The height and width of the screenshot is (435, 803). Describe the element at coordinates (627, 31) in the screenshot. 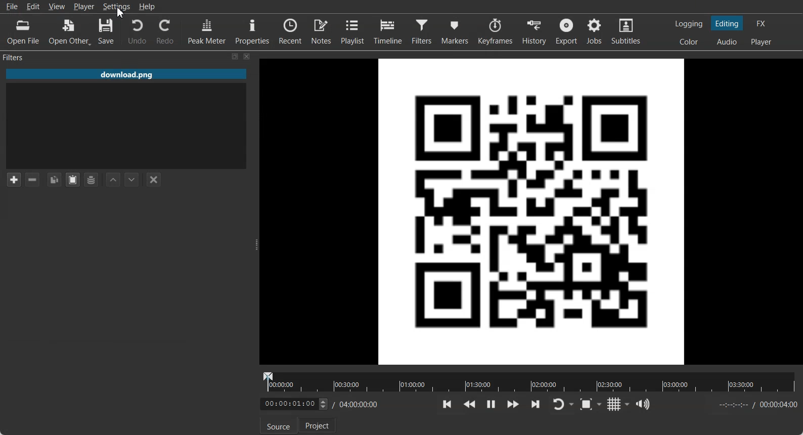

I see `Subtitles` at that location.